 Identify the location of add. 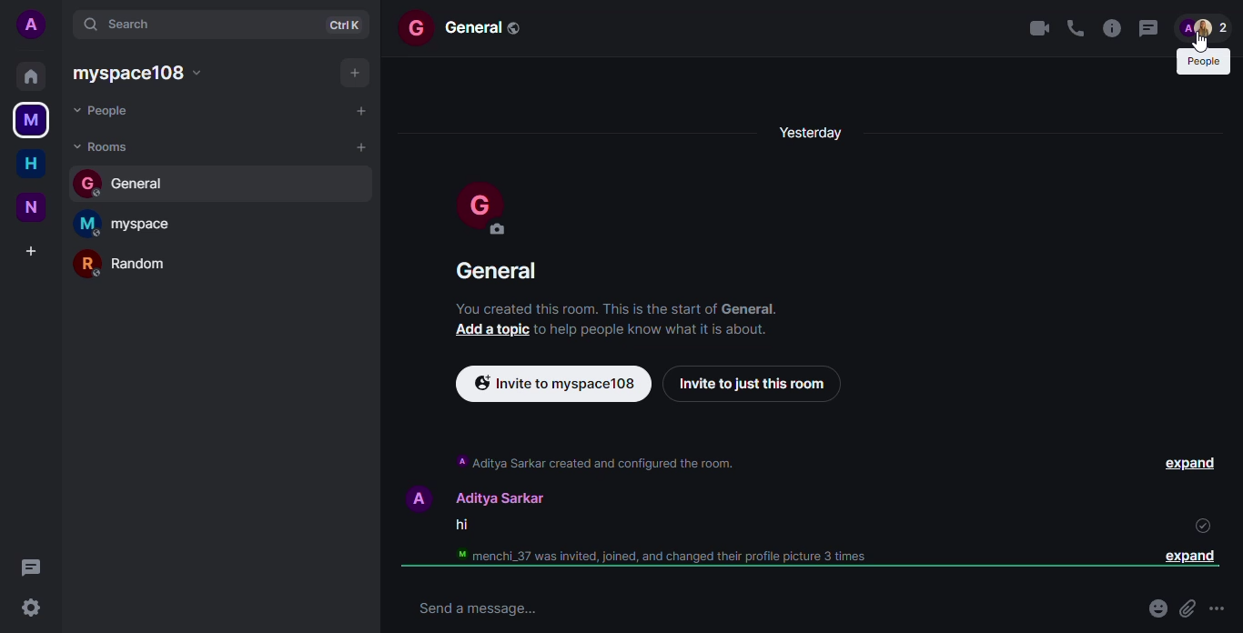
(368, 150).